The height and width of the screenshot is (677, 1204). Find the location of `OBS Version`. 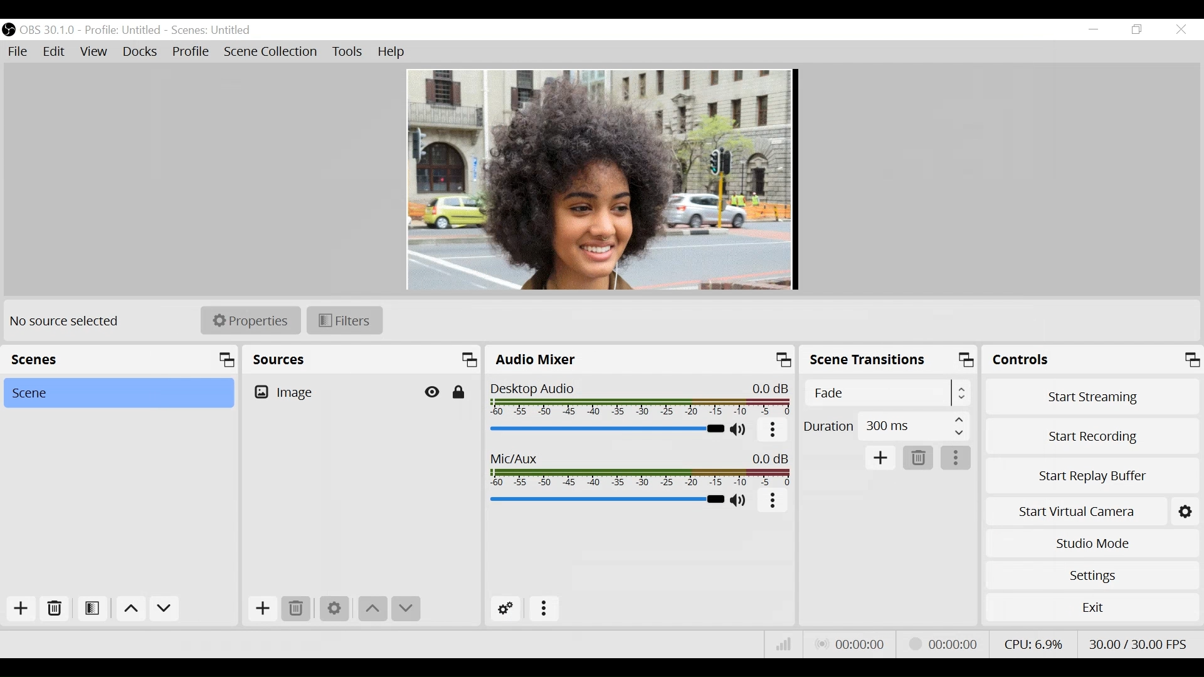

OBS Version is located at coordinates (50, 31).